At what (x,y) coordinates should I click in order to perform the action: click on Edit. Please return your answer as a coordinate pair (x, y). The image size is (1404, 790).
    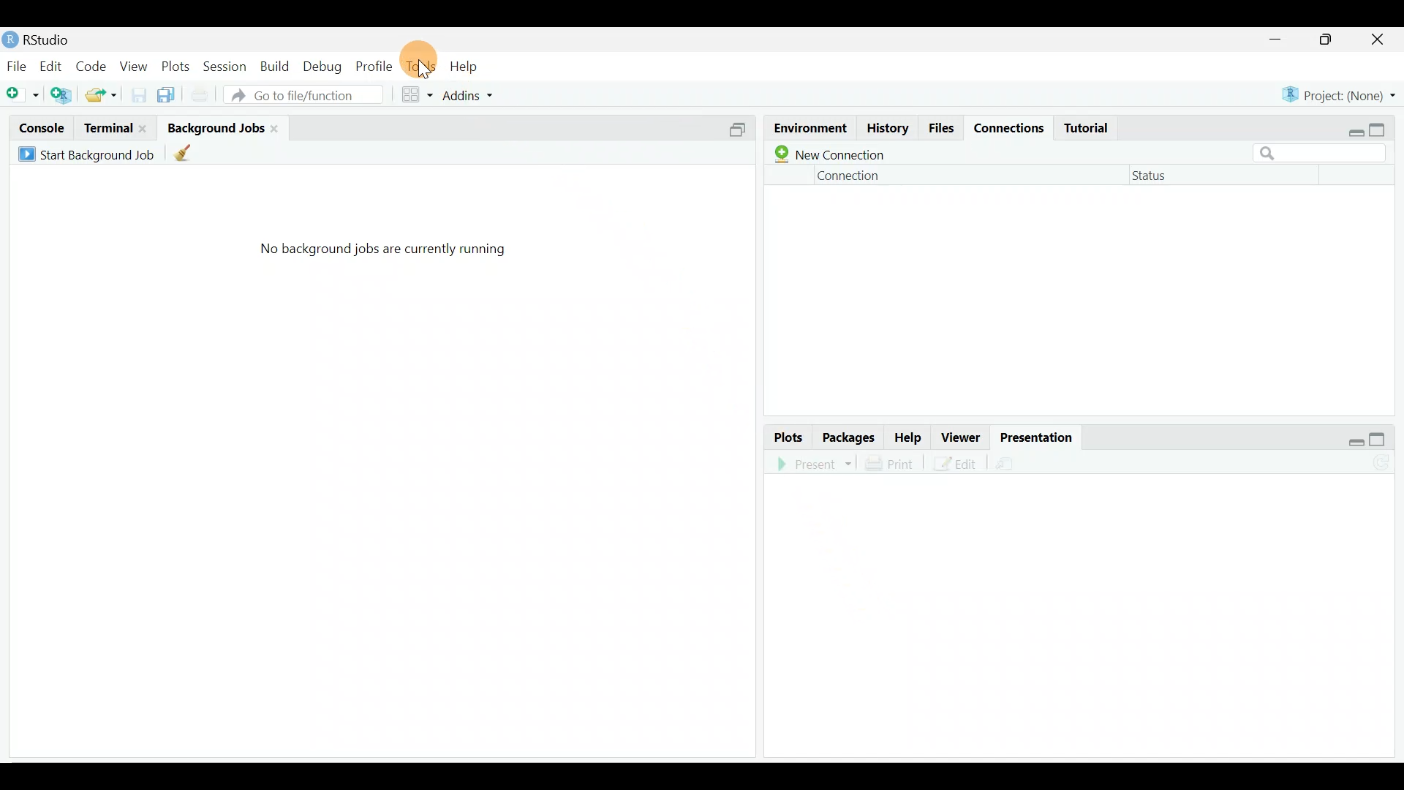
    Looking at the image, I should click on (53, 65).